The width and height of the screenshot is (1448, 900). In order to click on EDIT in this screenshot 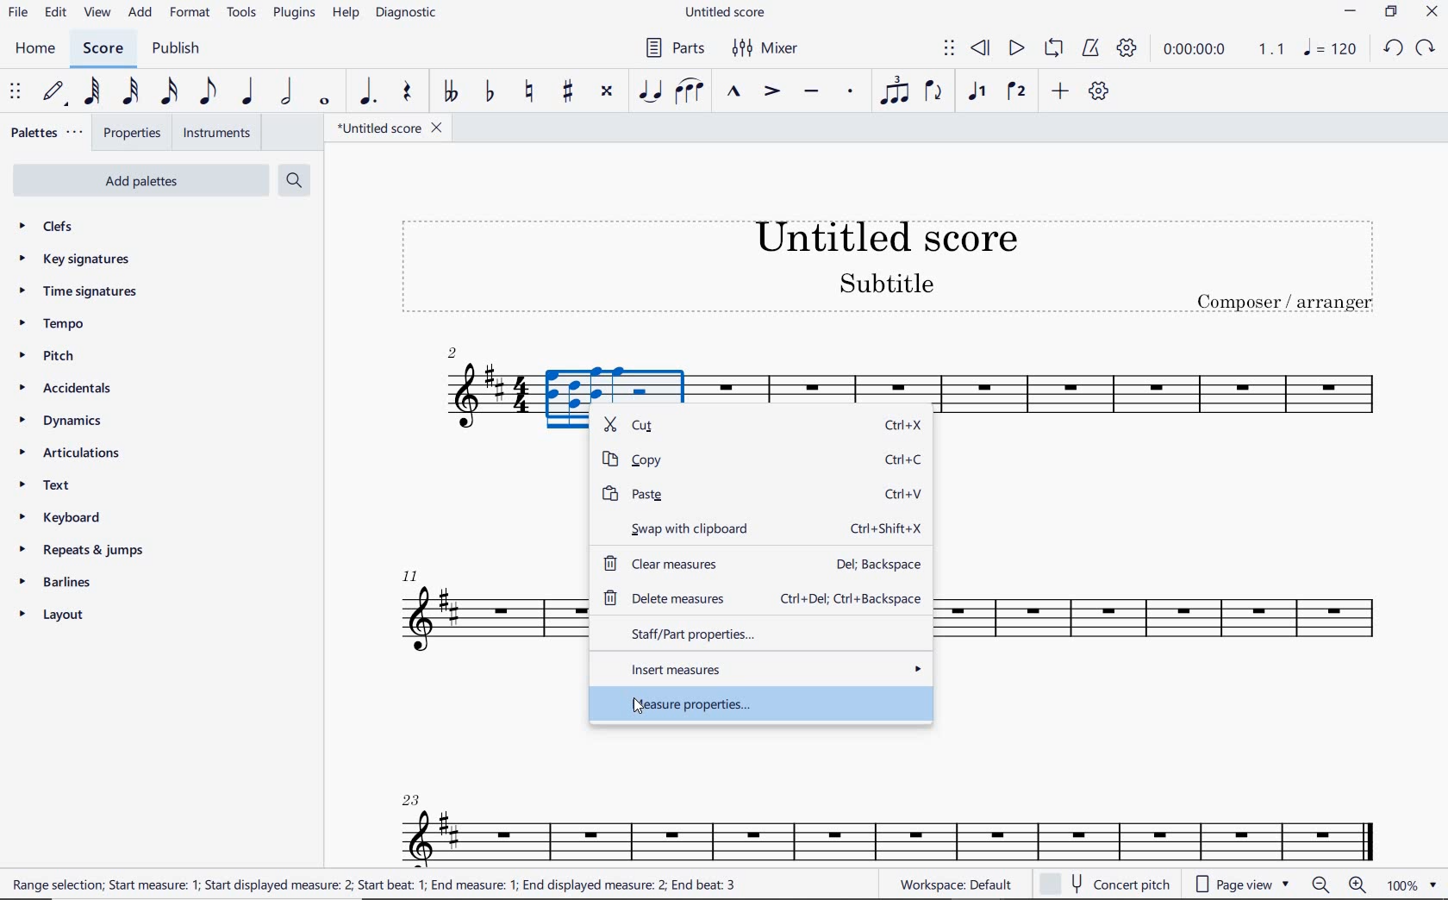, I will do `click(55, 15)`.